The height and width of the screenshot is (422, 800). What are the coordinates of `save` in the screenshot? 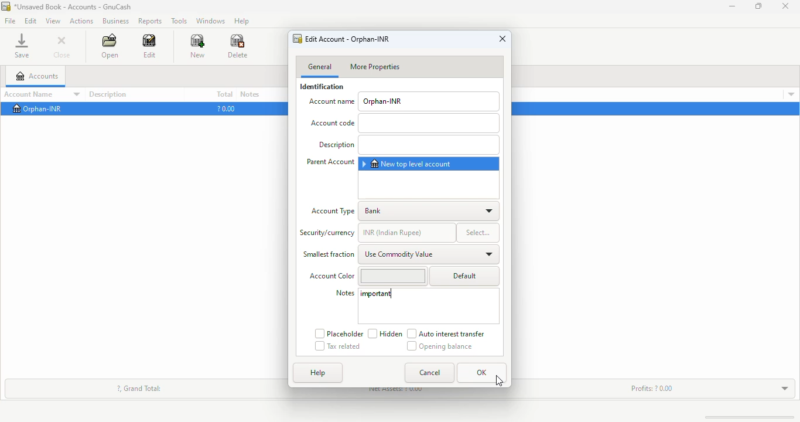 It's located at (22, 46).